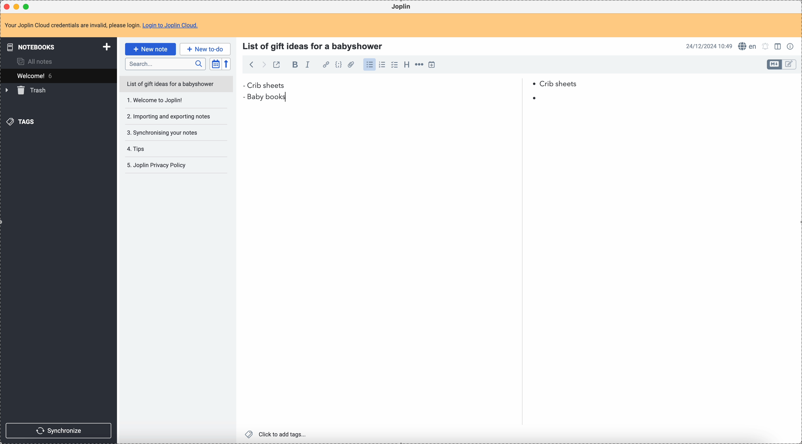 The height and width of the screenshot is (444, 802). What do you see at coordinates (245, 96) in the screenshot?
I see `bullet point` at bounding box center [245, 96].